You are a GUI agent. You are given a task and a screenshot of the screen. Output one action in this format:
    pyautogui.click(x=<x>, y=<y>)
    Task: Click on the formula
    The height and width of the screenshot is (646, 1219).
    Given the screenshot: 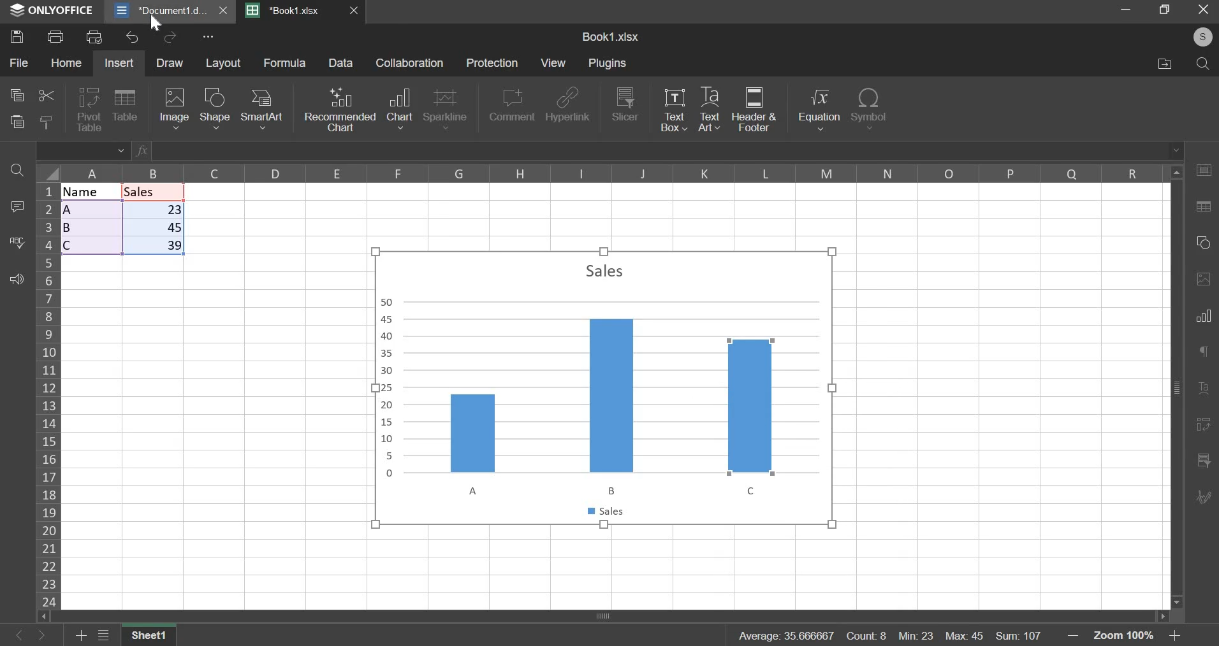 What is the action you would take?
    pyautogui.click(x=286, y=62)
    